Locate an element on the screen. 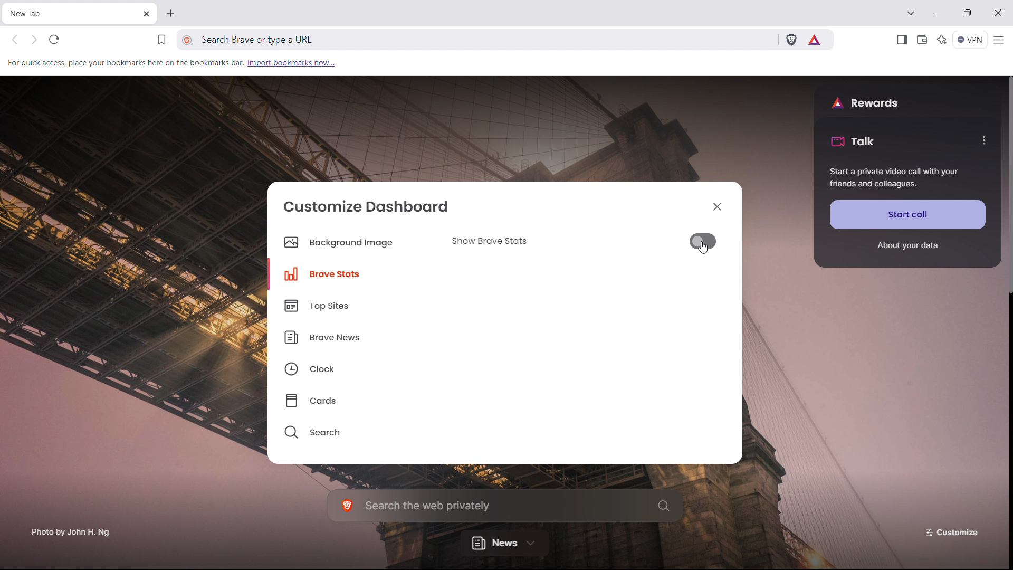 This screenshot has width=1013, height=570. vpn is located at coordinates (971, 40).